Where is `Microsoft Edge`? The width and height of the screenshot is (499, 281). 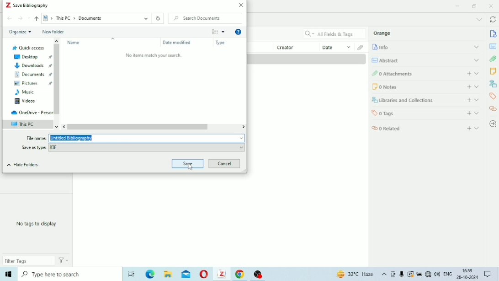 Microsoft Edge is located at coordinates (151, 275).